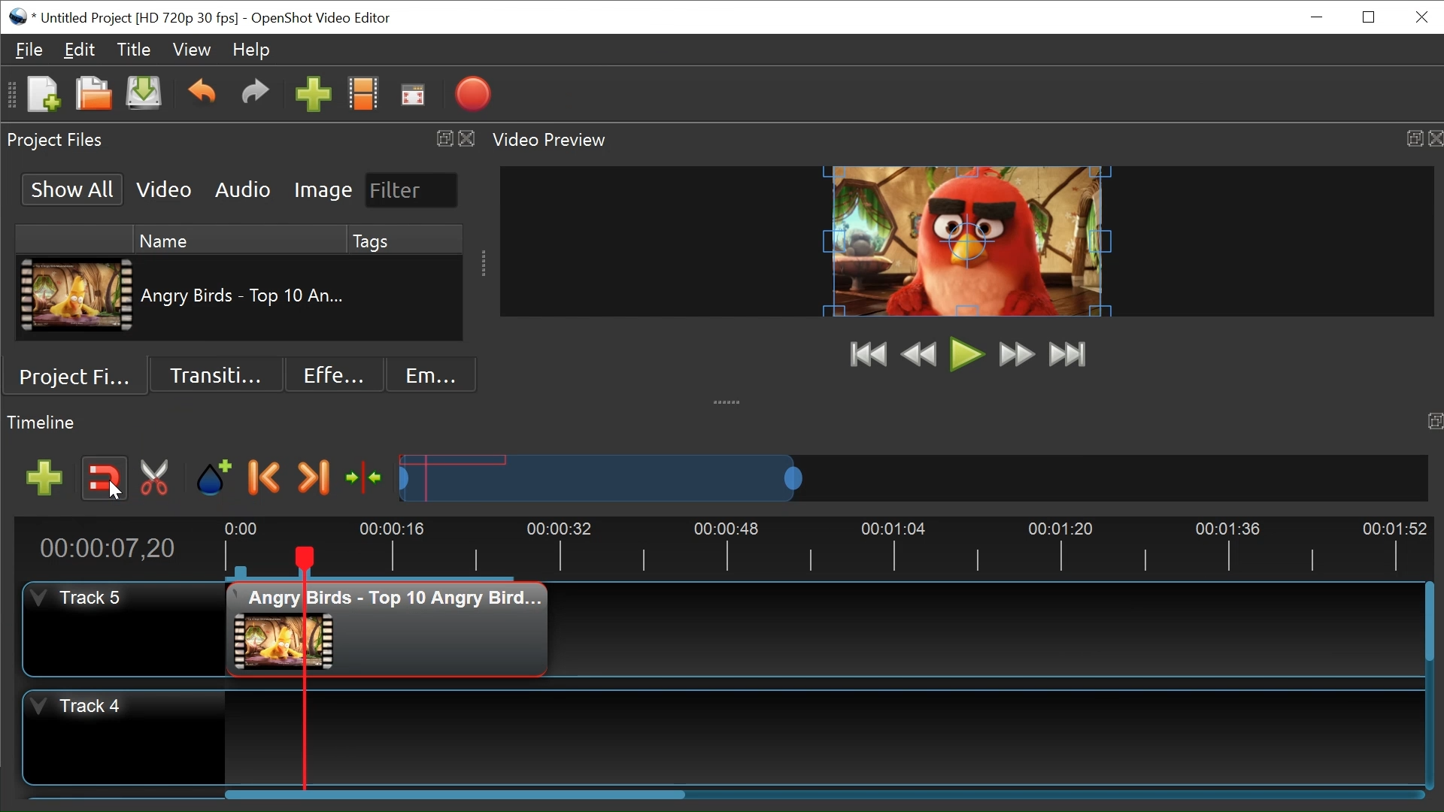 This screenshot has width=1444, height=812. Describe the element at coordinates (200, 239) in the screenshot. I see `` at that location.